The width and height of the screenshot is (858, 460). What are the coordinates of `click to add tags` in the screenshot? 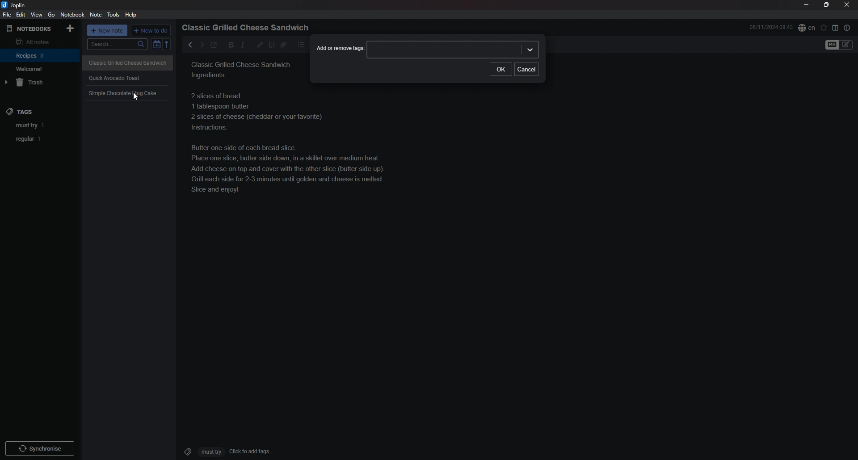 It's located at (225, 451).